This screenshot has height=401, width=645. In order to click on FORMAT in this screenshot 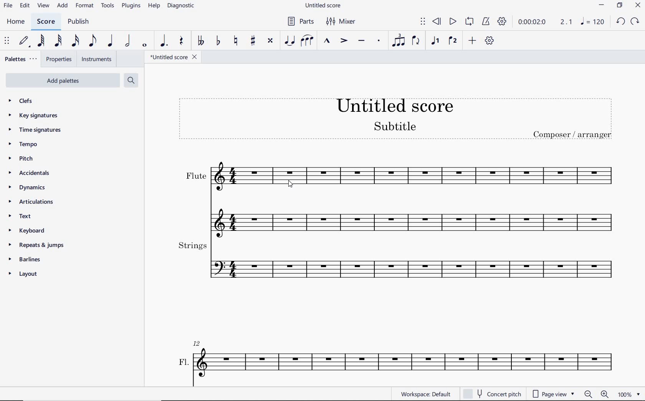, I will do `click(85, 5)`.